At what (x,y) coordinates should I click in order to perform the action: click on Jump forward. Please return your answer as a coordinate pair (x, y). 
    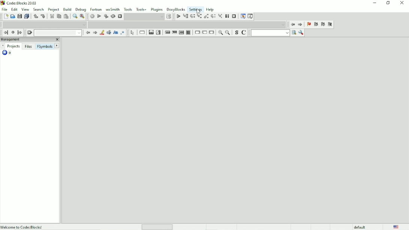
    Looking at the image, I should click on (300, 24).